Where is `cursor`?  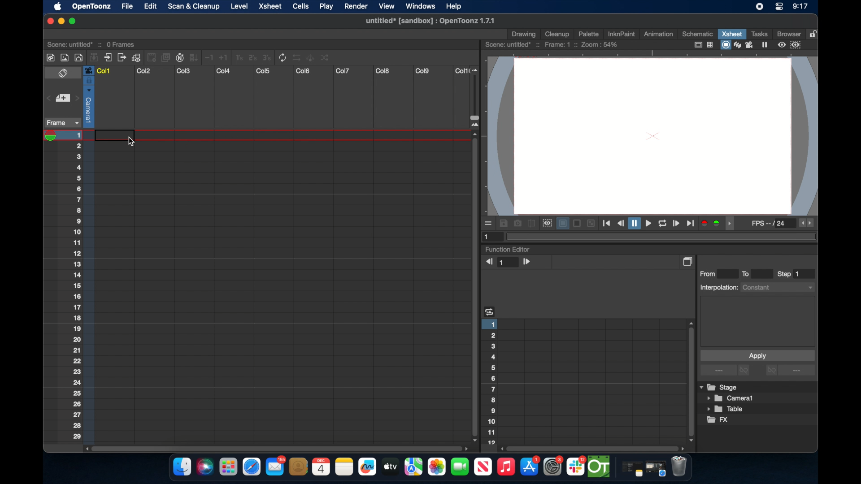 cursor is located at coordinates (132, 140).